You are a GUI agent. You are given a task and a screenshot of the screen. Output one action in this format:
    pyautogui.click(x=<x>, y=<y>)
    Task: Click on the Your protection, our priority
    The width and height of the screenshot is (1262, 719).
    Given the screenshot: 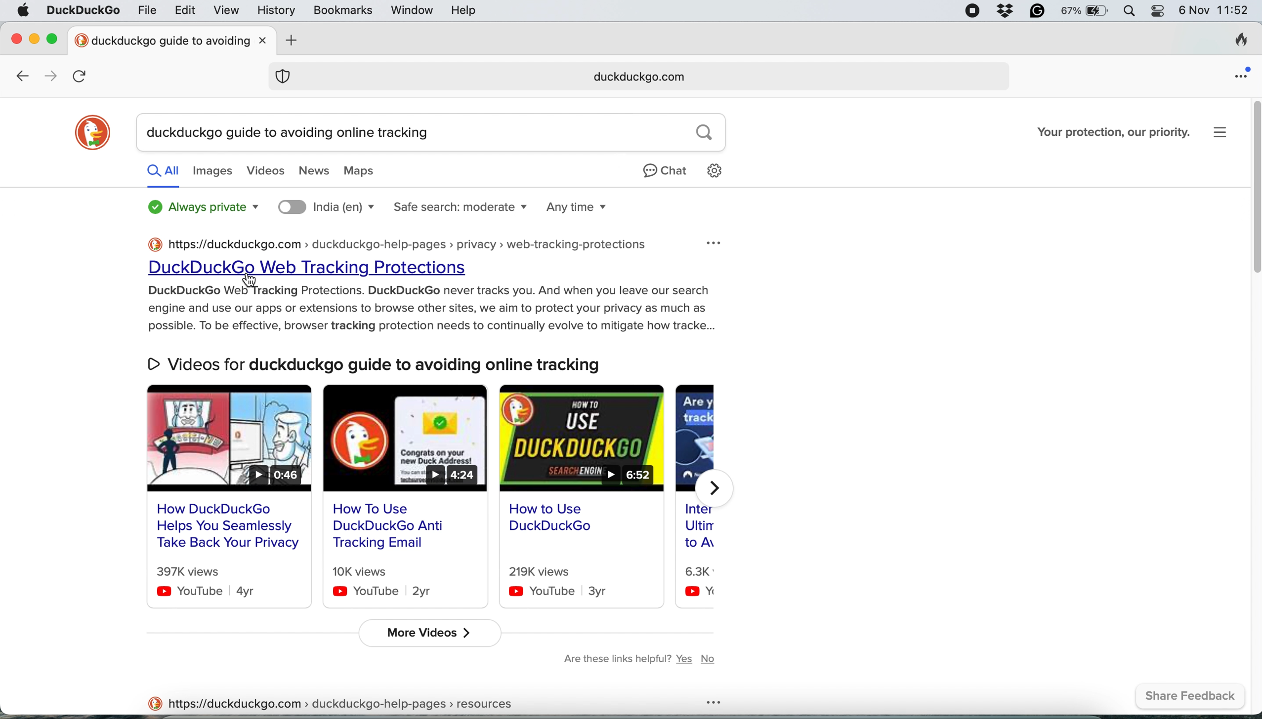 What is the action you would take?
    pyautogui.click(x=1101, y=136)
    